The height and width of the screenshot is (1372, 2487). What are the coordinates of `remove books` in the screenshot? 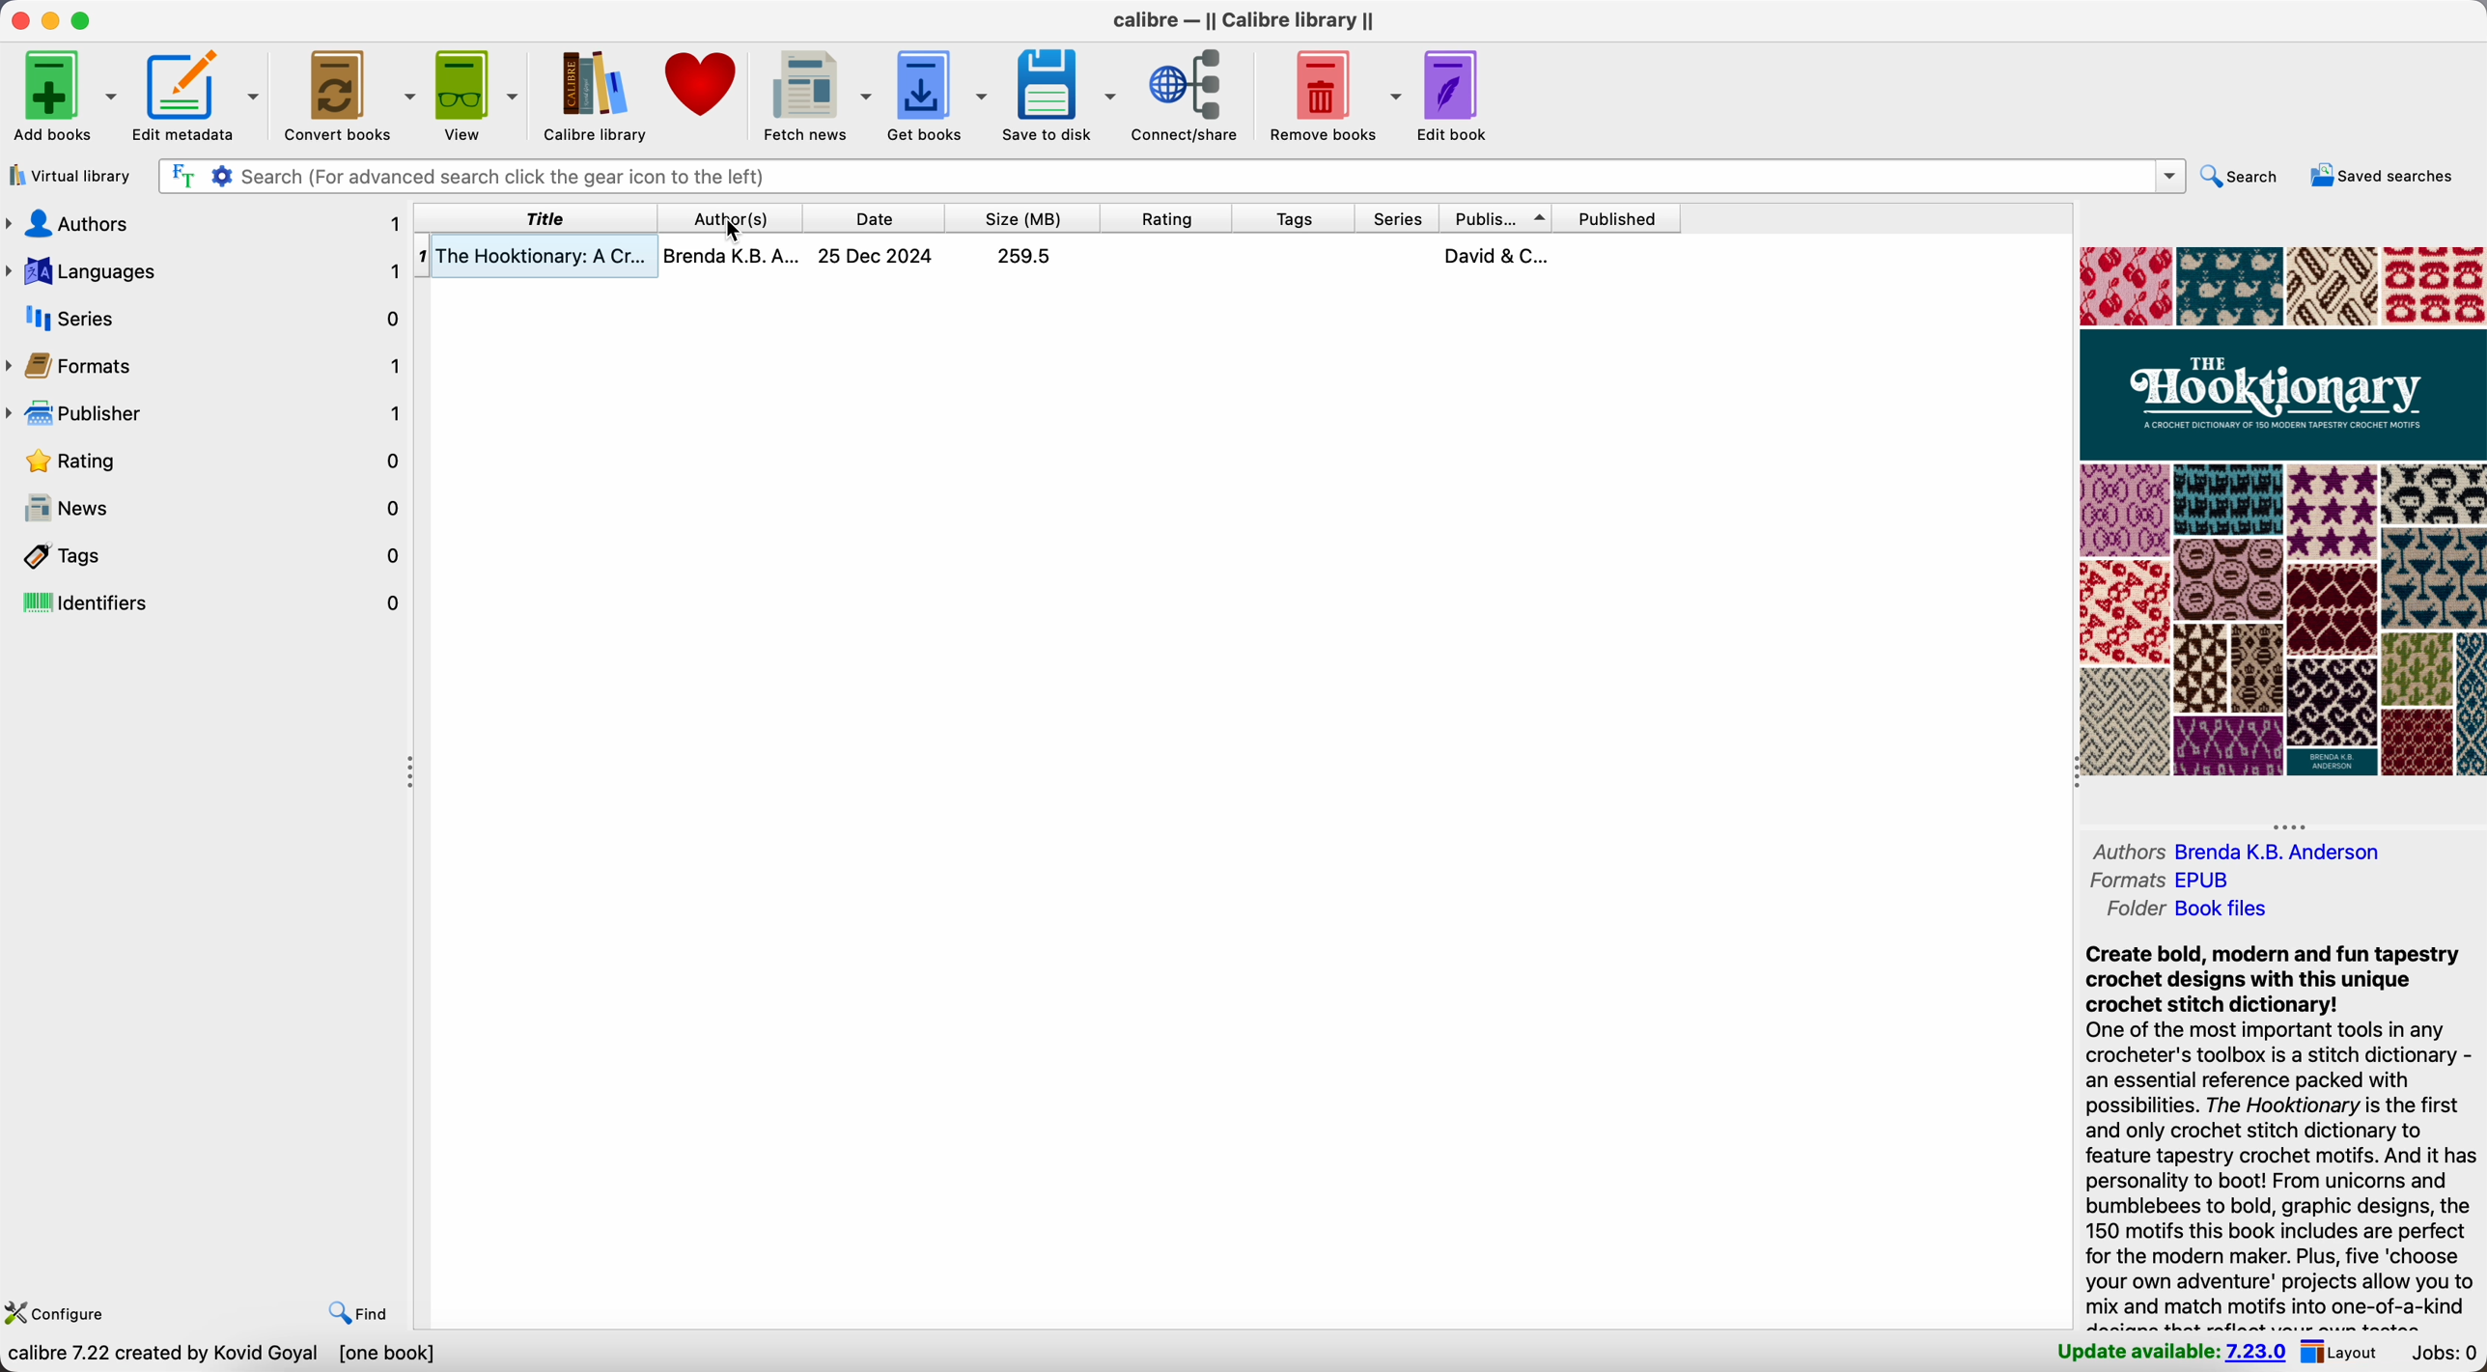 It's located at (1335, 94).